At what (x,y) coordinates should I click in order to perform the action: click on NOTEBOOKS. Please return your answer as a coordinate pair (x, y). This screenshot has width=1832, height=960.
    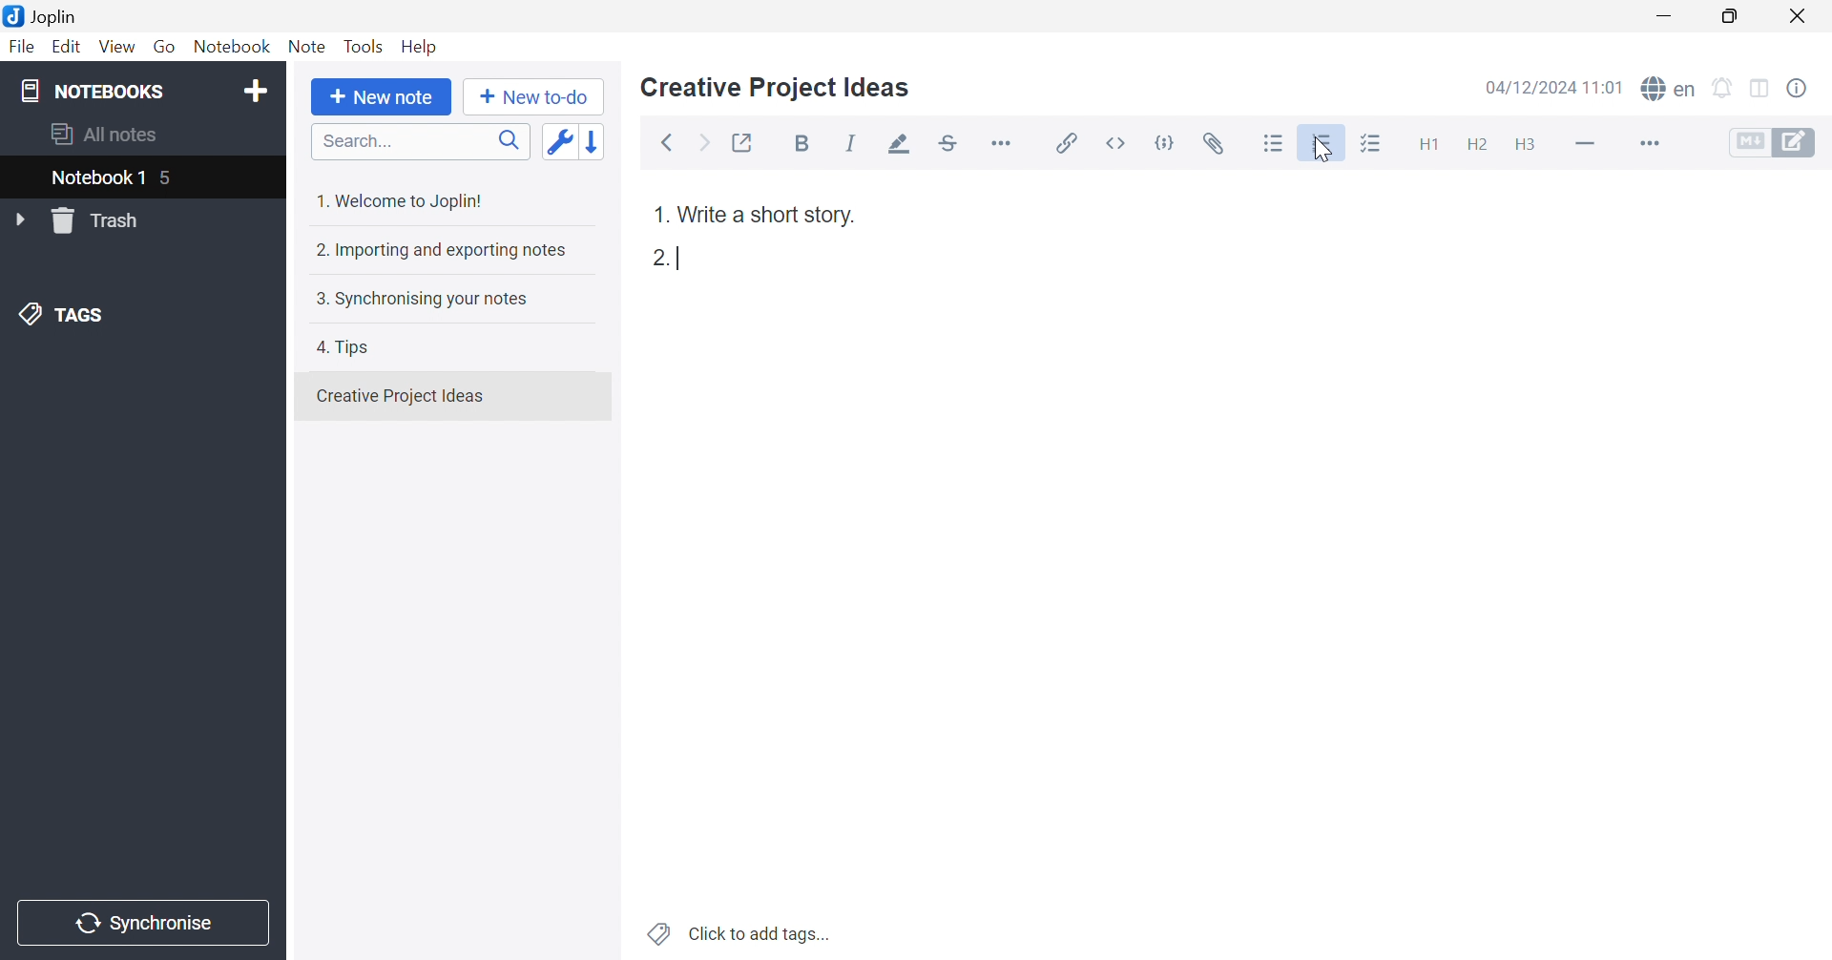
    Looking at the image, I should click on (95, 92).